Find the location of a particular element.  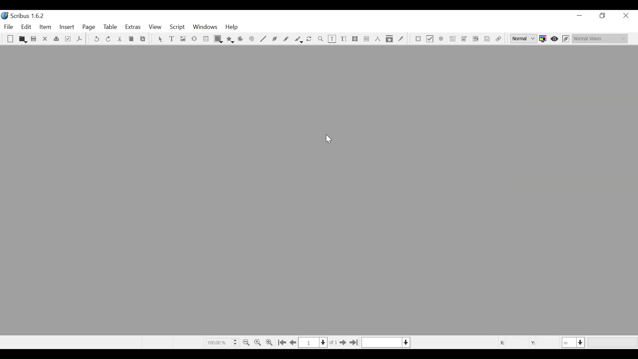

Toggle focus is located at coordinates (555, 39).